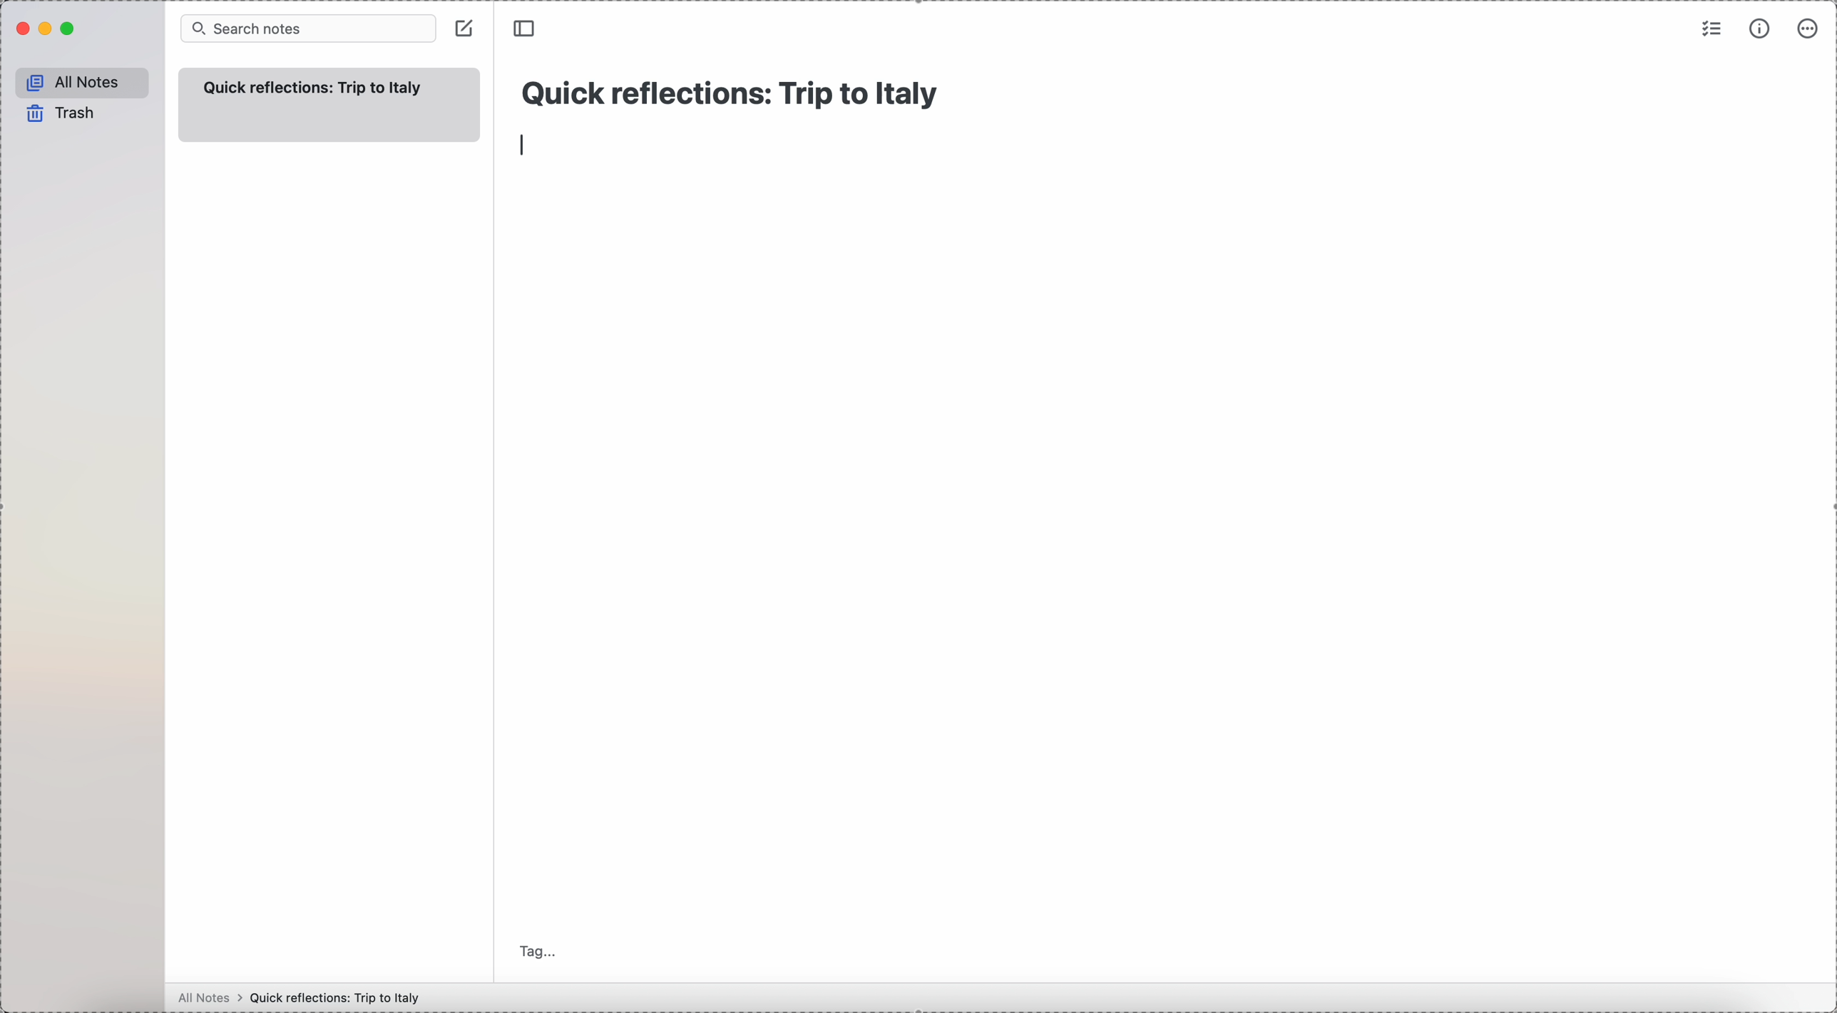 The width and height of the screenshot is (1837, 1013). I want to click on maximize, so click(70, 29).